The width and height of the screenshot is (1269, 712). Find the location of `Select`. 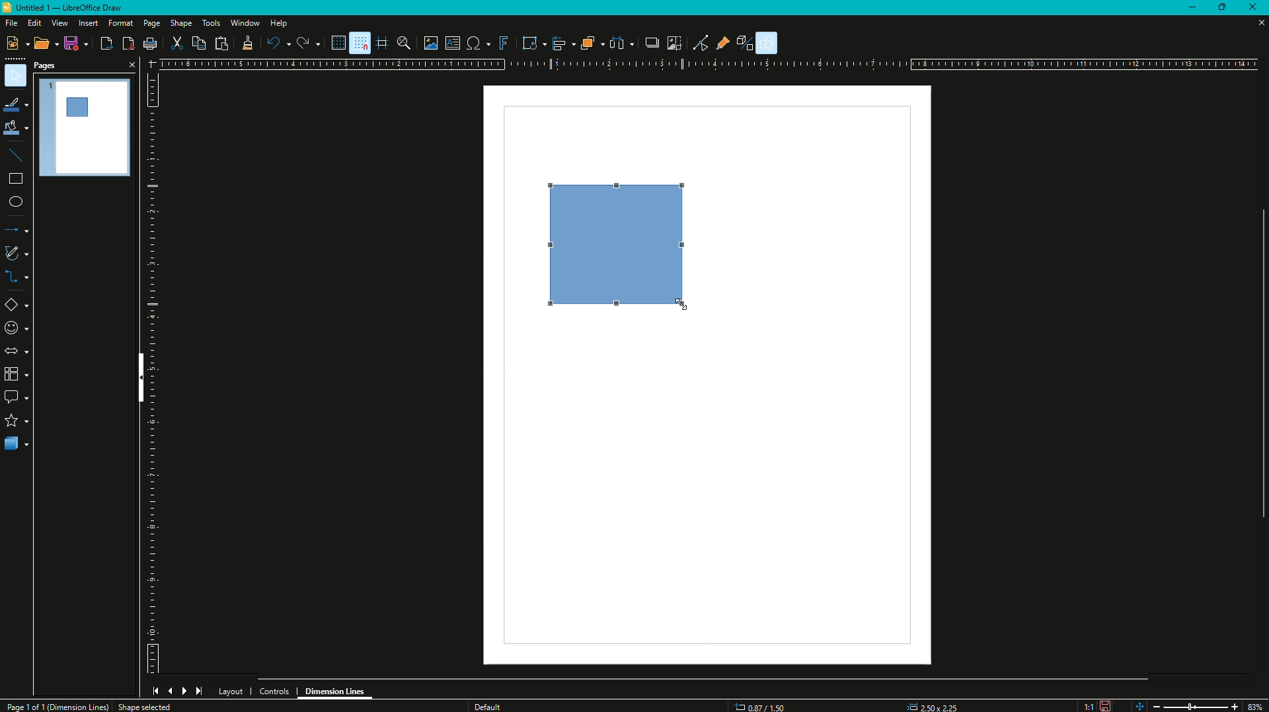

Select is located at coordinates (16, 76).